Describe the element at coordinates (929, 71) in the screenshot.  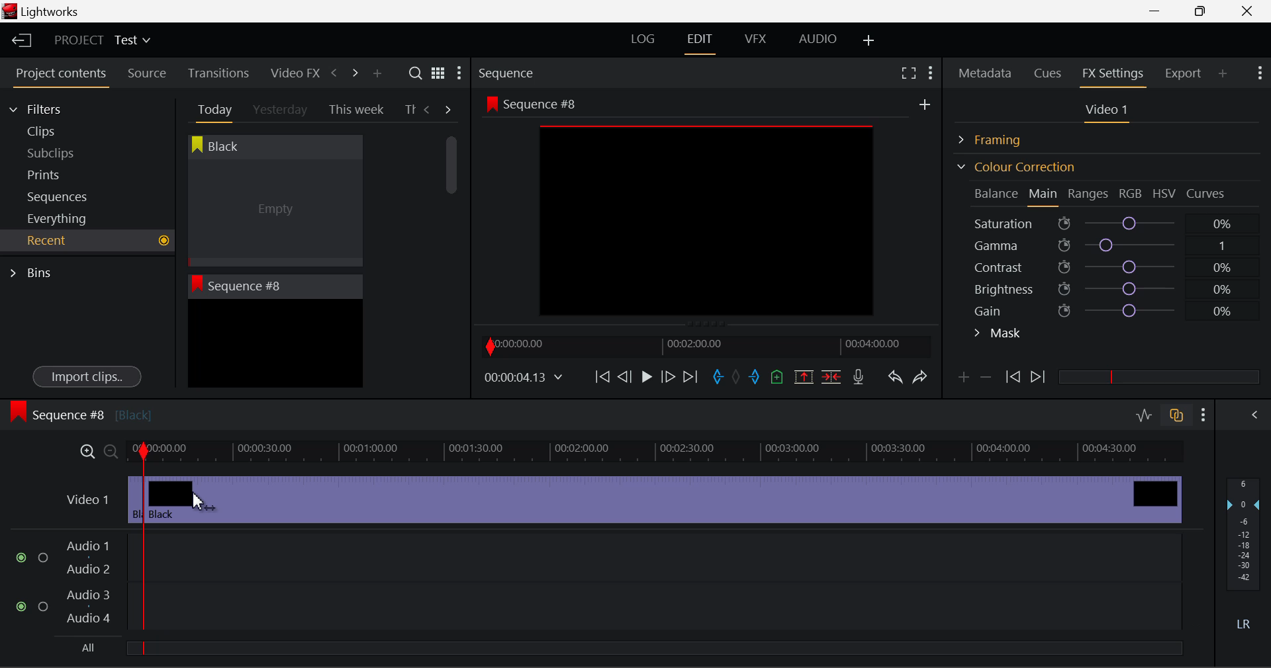
I see `Show Settings` at that location.